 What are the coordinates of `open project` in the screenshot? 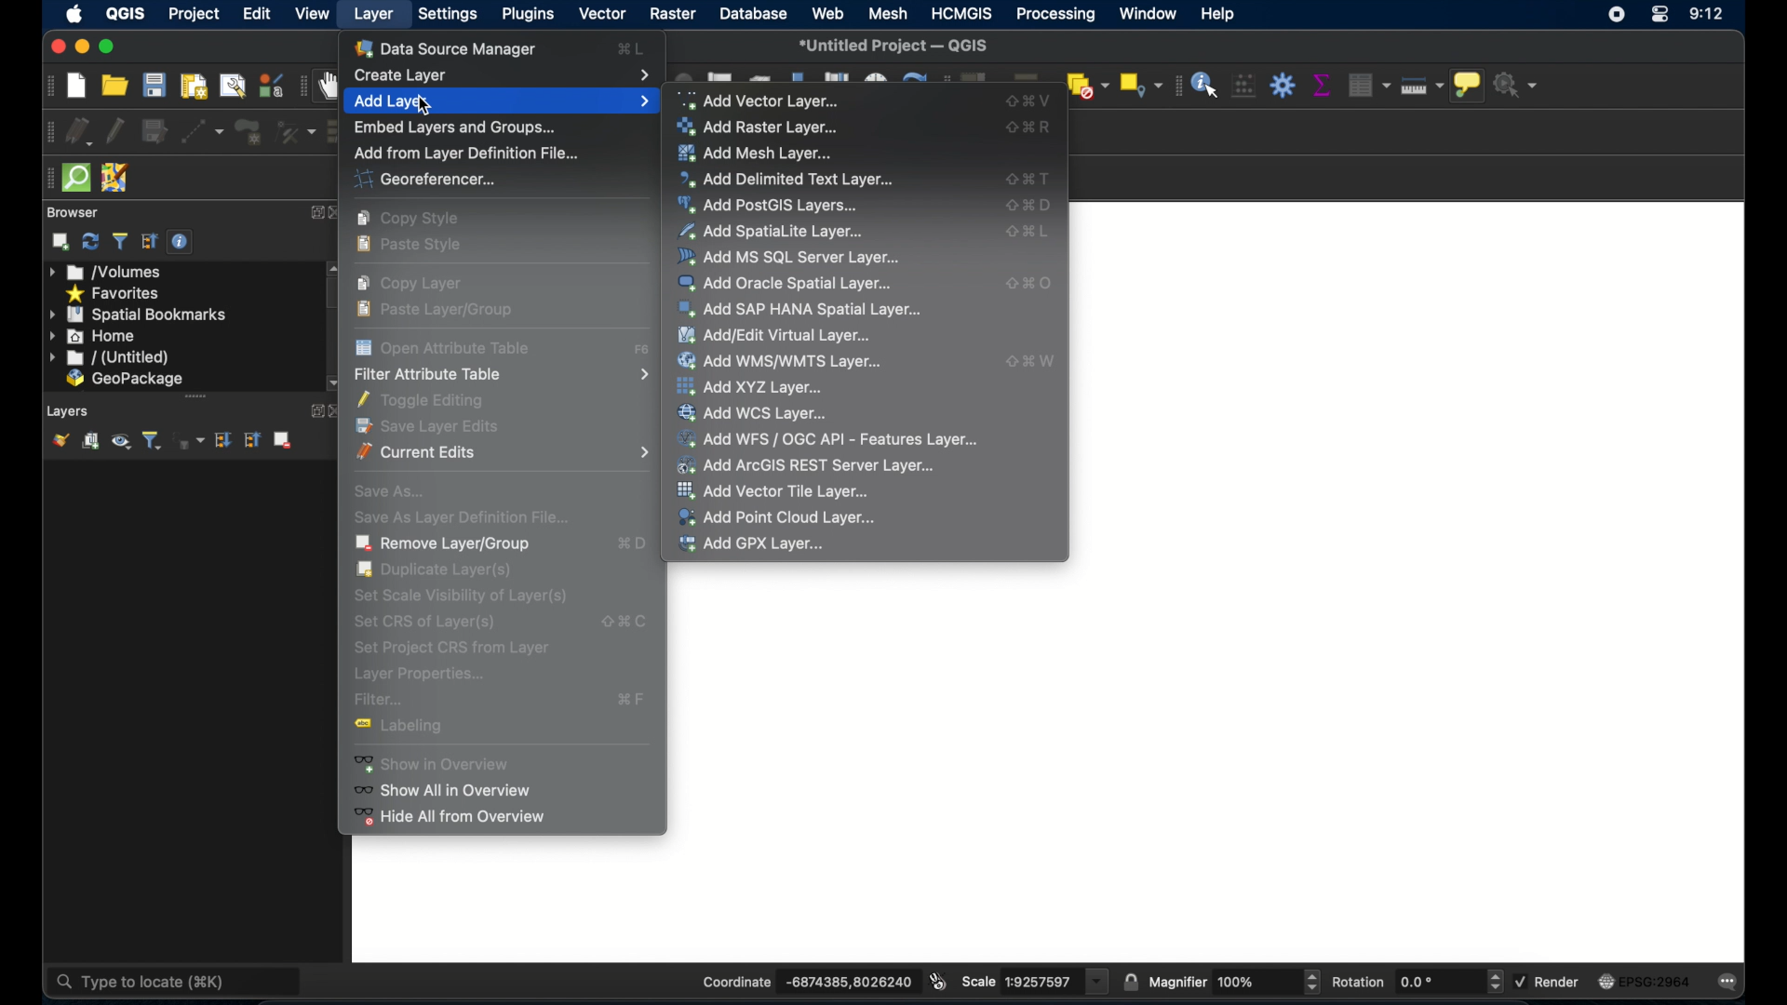 It's located at (114, 86).